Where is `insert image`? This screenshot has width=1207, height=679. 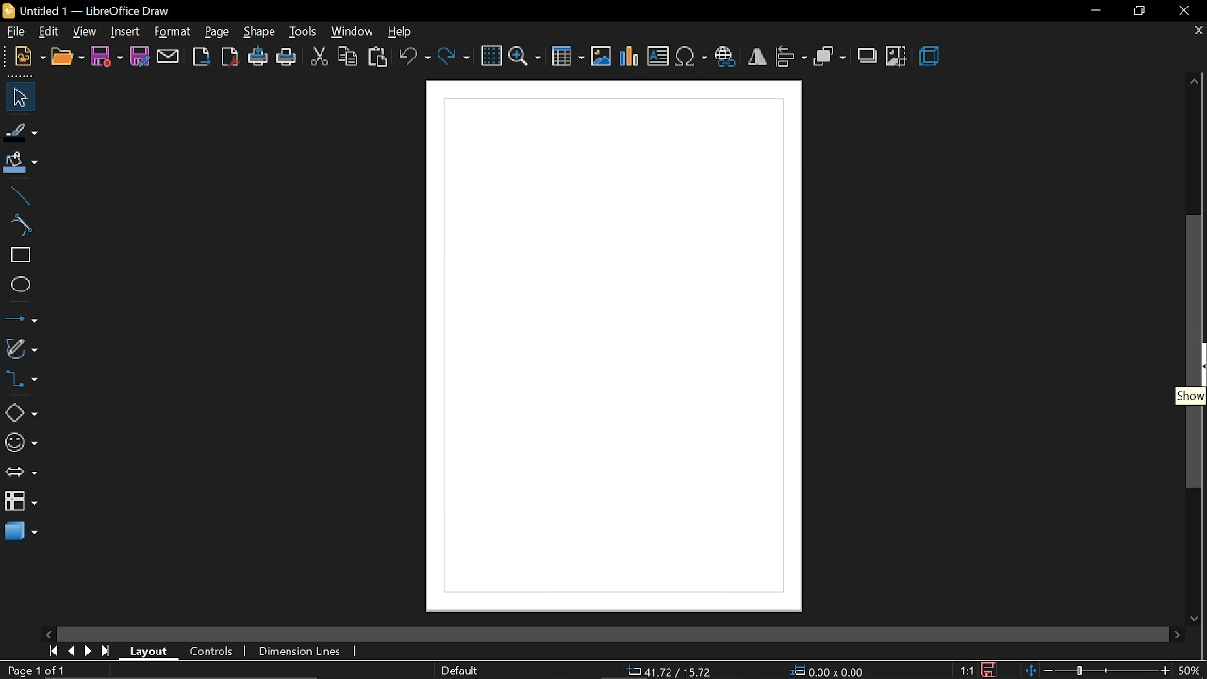
insert image is located at coordinates (602, 57).